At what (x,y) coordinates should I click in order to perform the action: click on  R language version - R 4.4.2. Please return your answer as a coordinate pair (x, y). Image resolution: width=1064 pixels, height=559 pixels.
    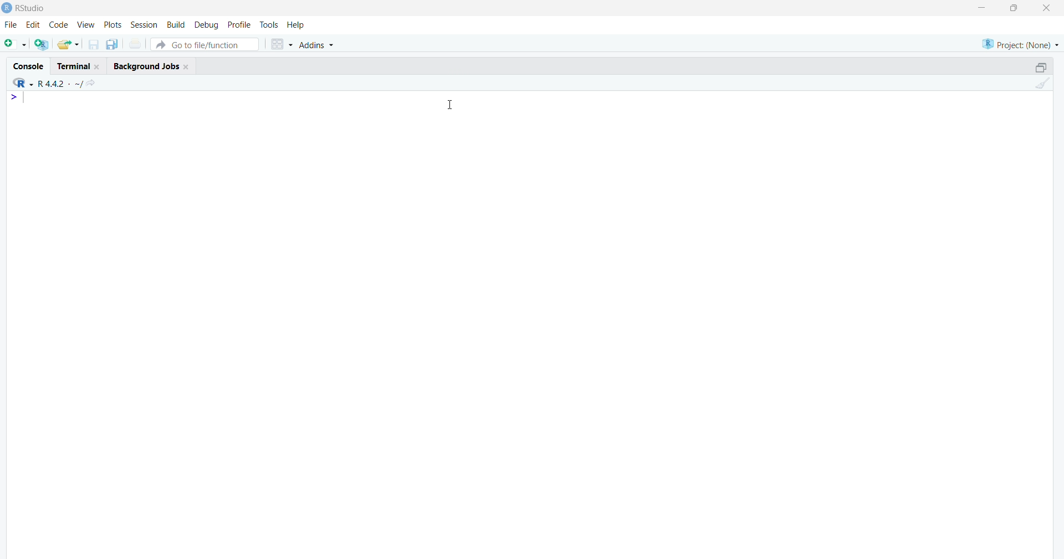
    Looking at the image, I should click on (58, 83).